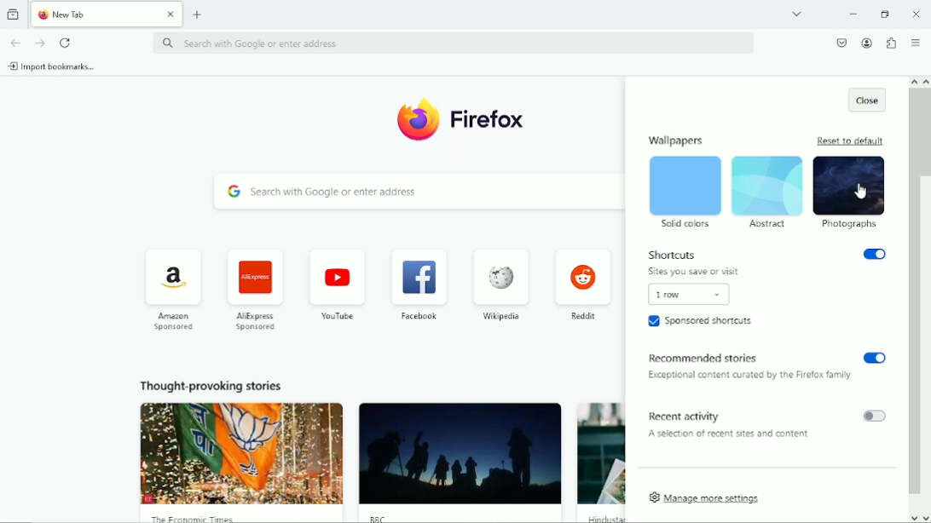  What do you see at coordinates (252, 290) in the screenshot?
I see `AliExpress` at bounding box center [252, 290].